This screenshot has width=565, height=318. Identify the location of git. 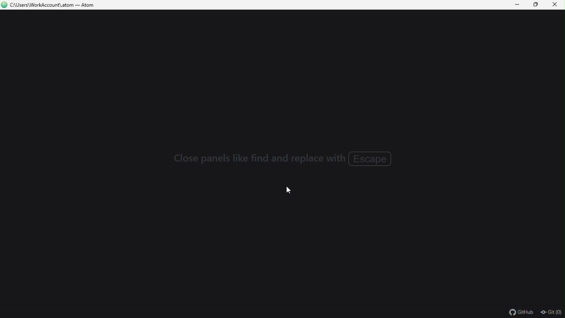
(553, 313).